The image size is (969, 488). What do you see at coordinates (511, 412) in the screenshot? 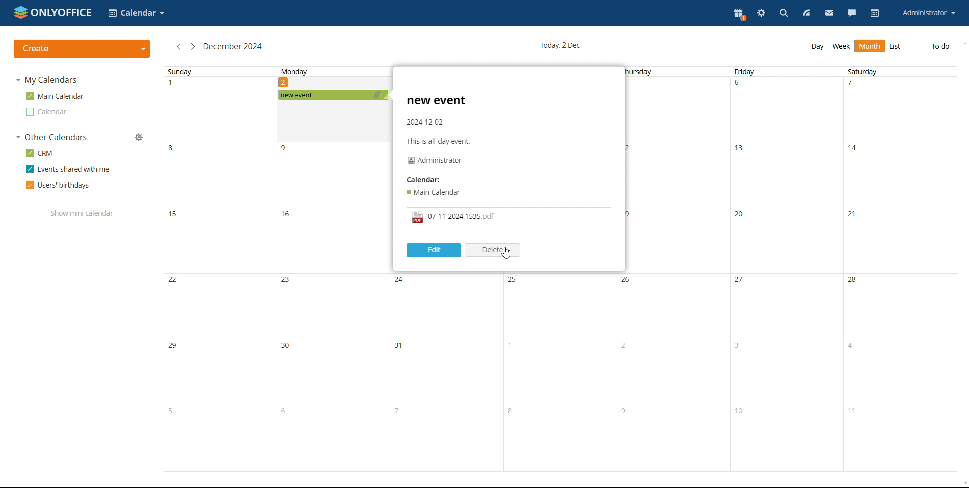
I see `8` at bounding box center [511, 412].